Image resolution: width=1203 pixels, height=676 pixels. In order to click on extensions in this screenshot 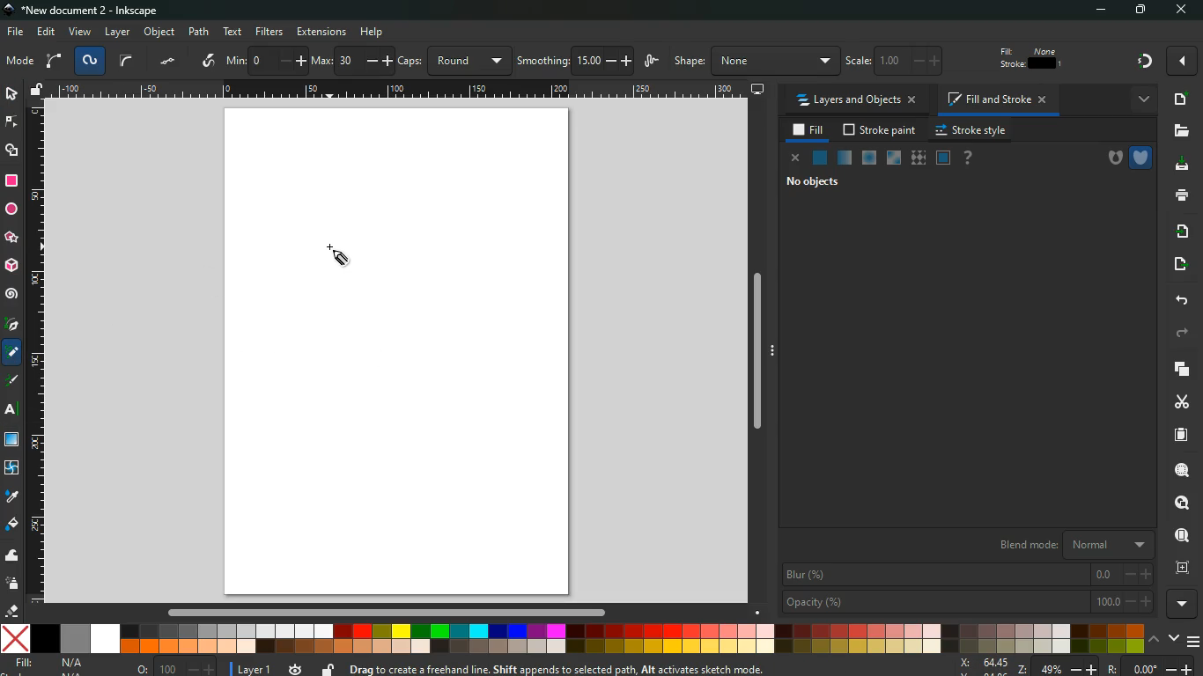, I will do `click(321, 31)`.